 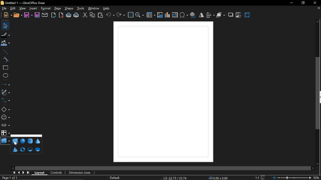 What do you see at coordinates (115, 178) in the screenshot?
I see `page style` at bounding box center [115, 178].